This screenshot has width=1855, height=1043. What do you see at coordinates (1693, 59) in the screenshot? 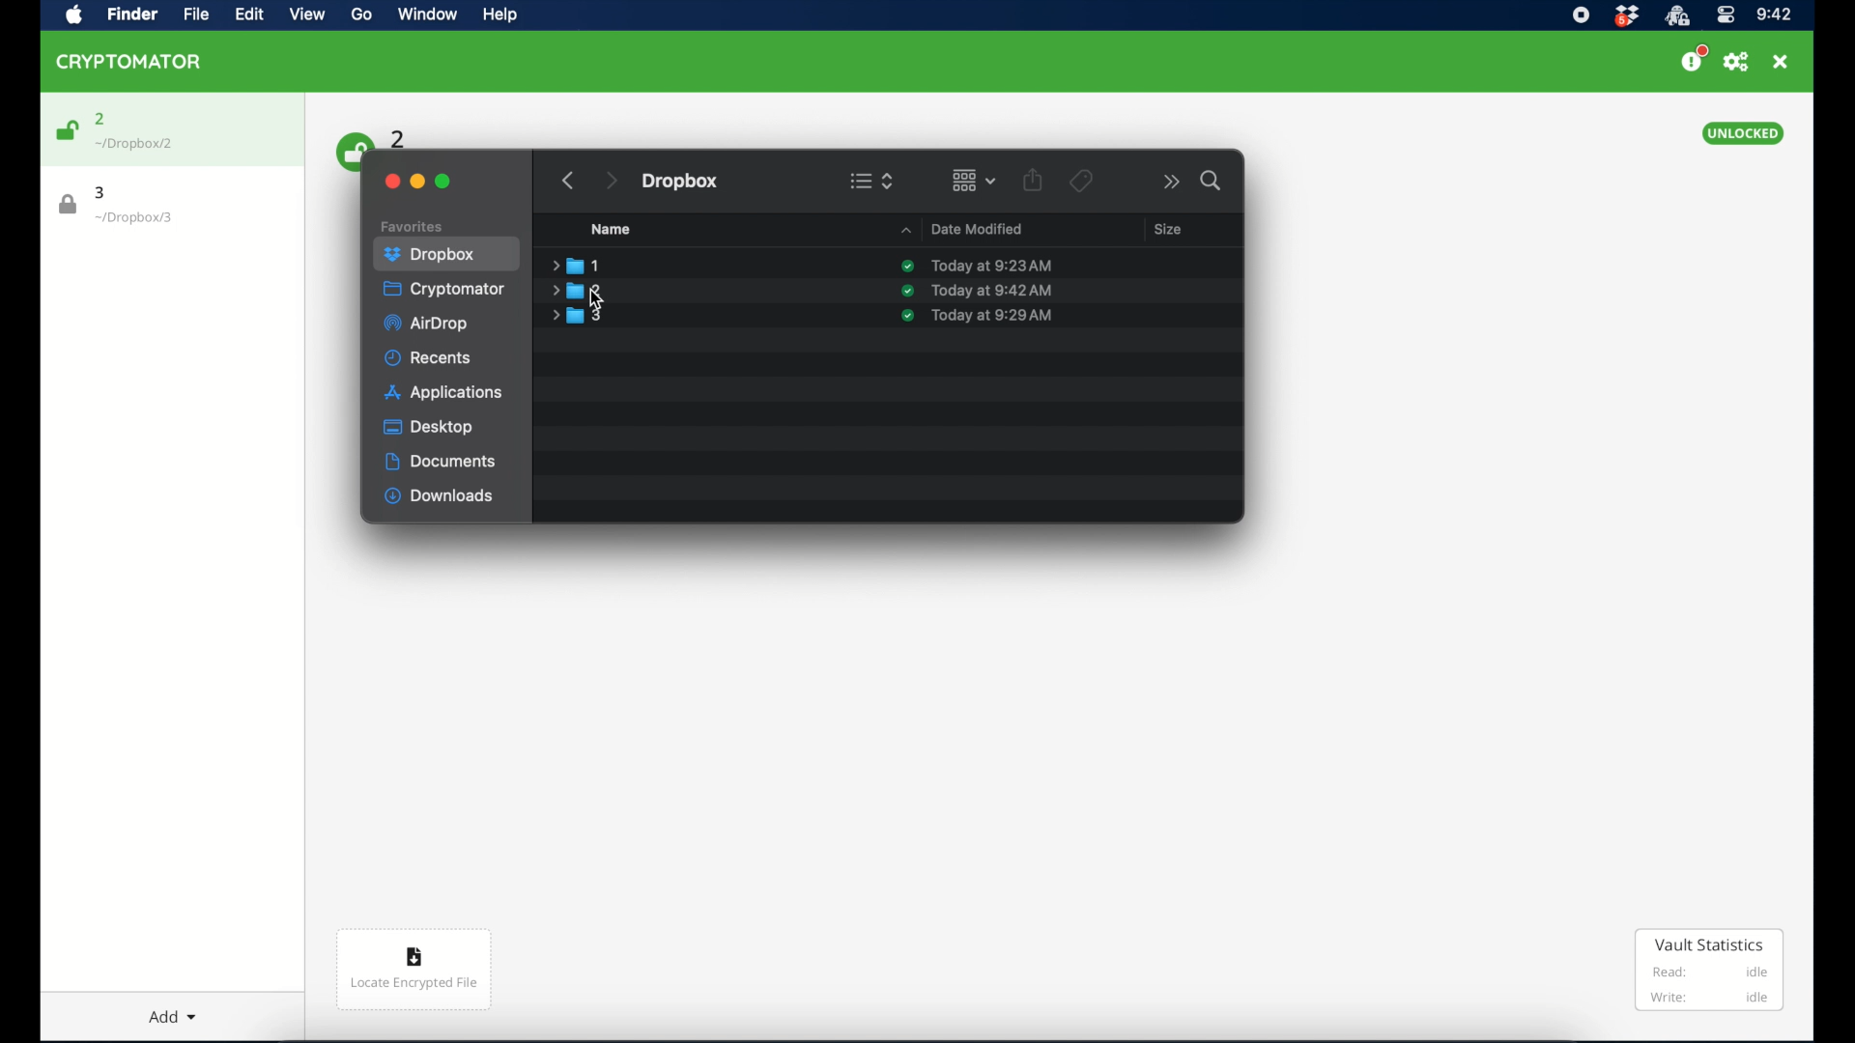
I see `support us` at bounding box center [1693, 59].